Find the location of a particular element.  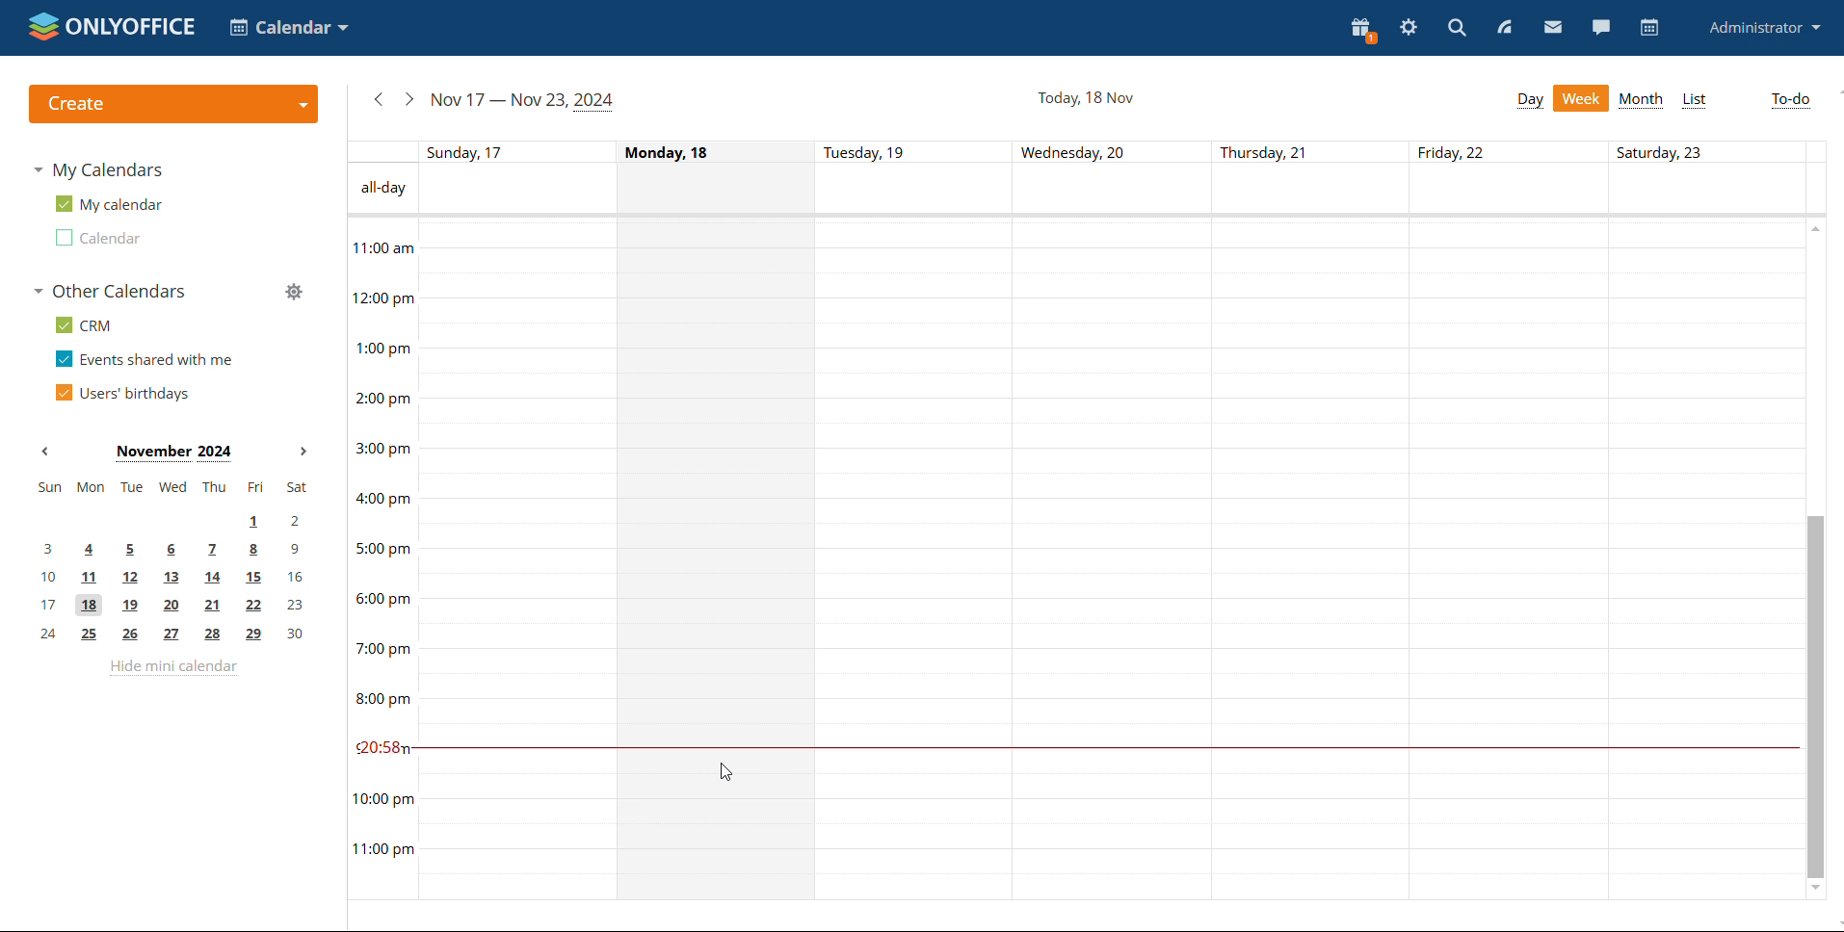

hide mini calendar is located at coordinates (172, 668).